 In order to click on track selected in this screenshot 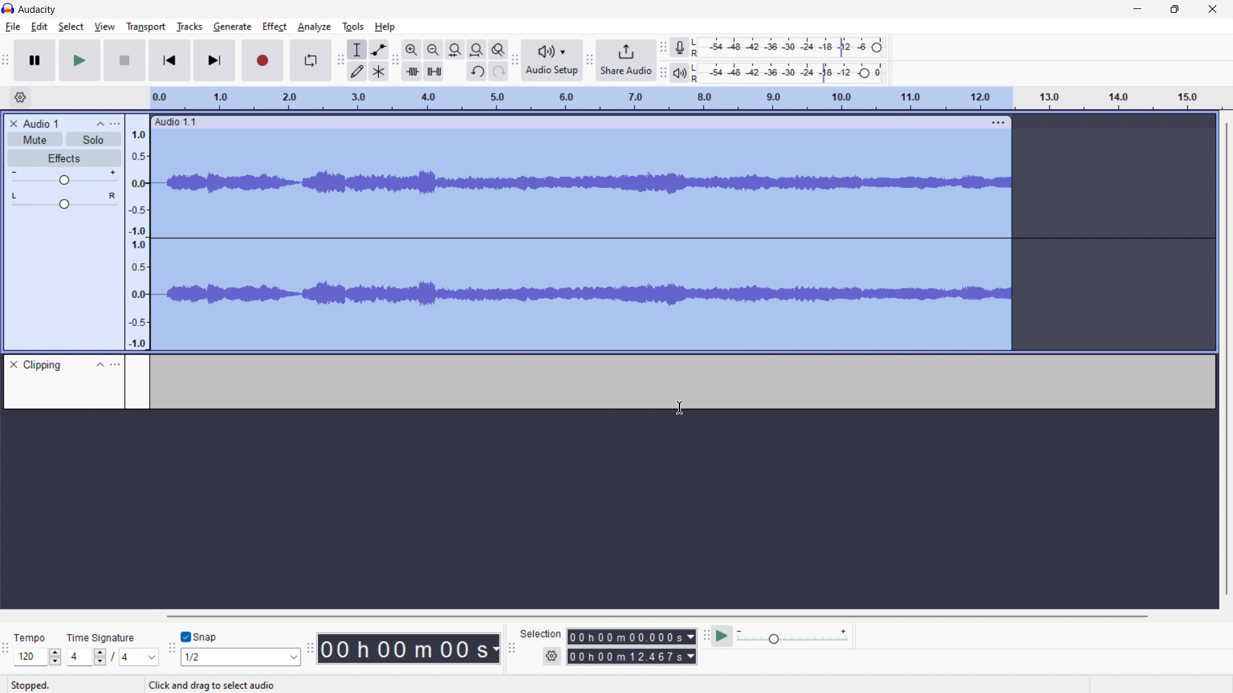, I will do `click(580, 237)`.